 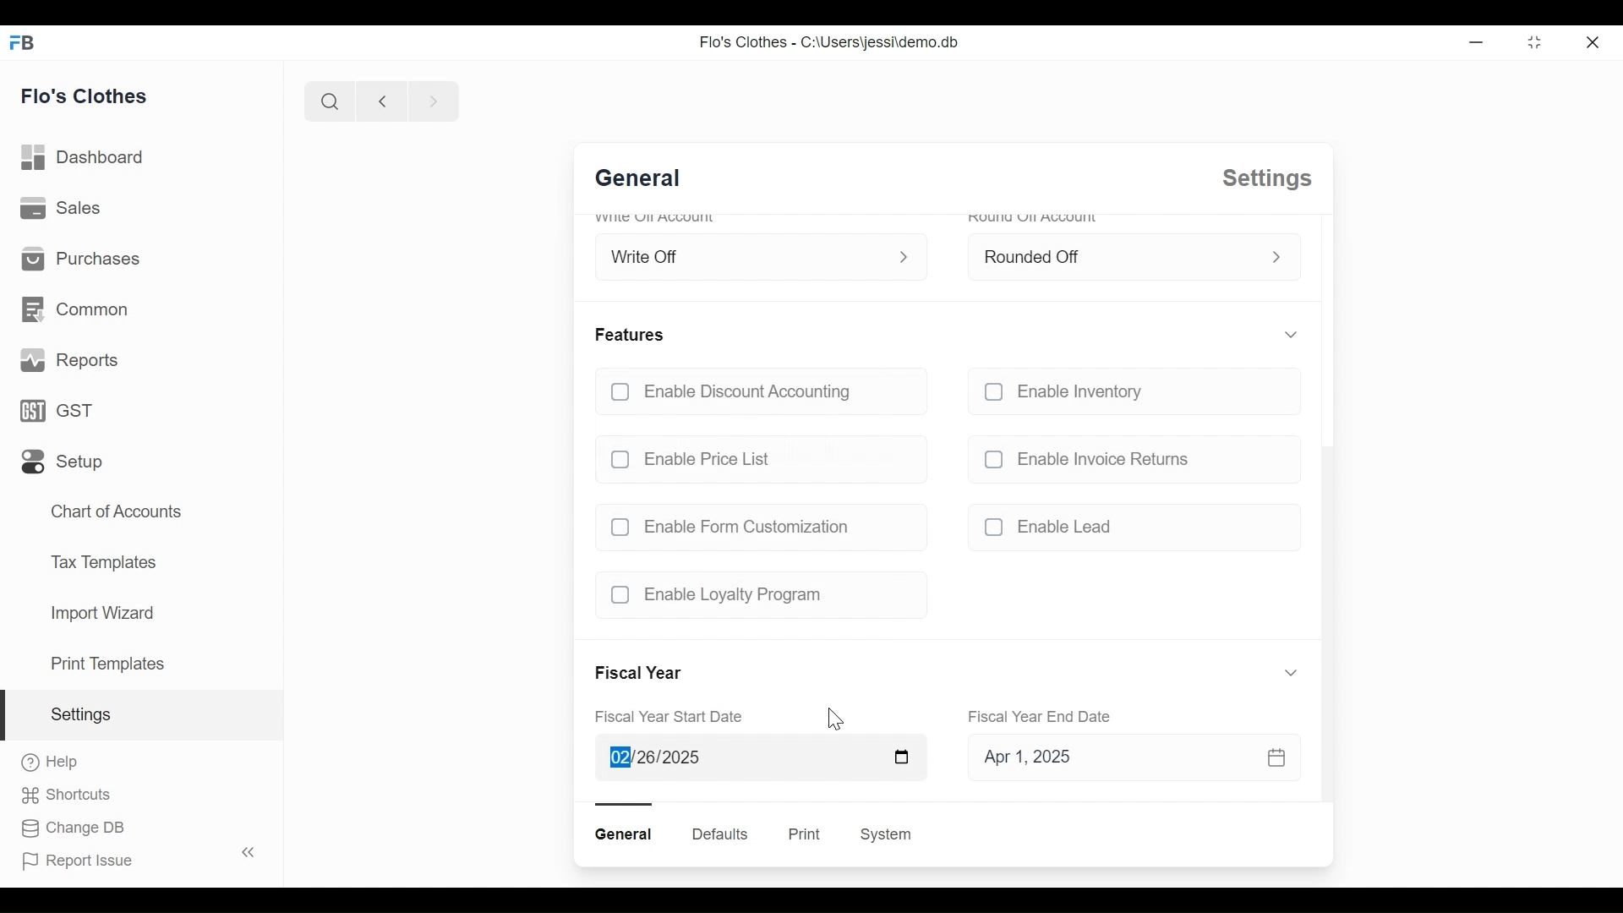 I want to click on Navigate, so click(x=431, y=100).